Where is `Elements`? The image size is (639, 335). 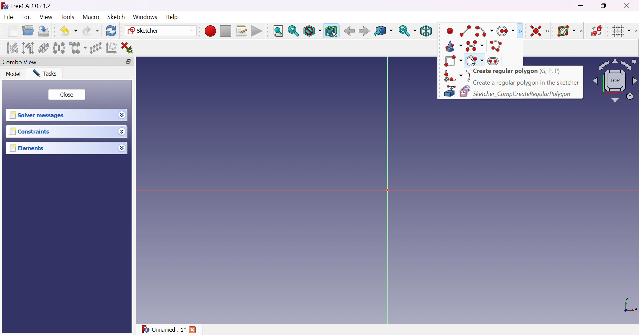
Elements is located at coordinates (28, 148).